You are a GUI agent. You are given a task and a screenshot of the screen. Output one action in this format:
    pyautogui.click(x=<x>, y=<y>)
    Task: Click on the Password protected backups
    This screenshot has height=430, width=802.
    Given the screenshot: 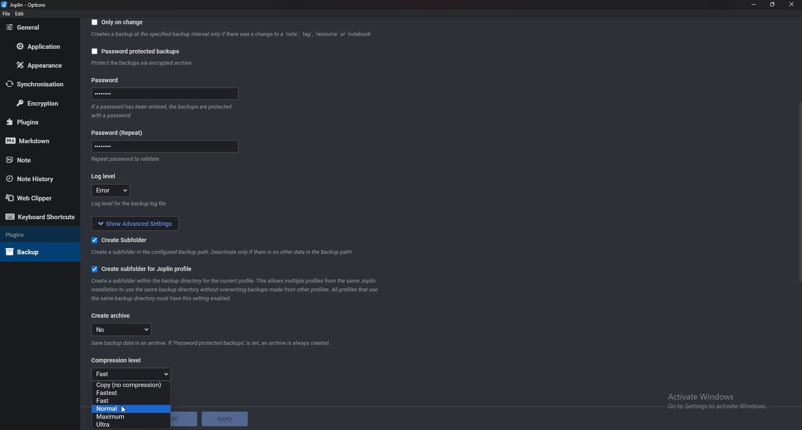 What is the action you would take?
    pyautogui.click(x=135, y=51)
    